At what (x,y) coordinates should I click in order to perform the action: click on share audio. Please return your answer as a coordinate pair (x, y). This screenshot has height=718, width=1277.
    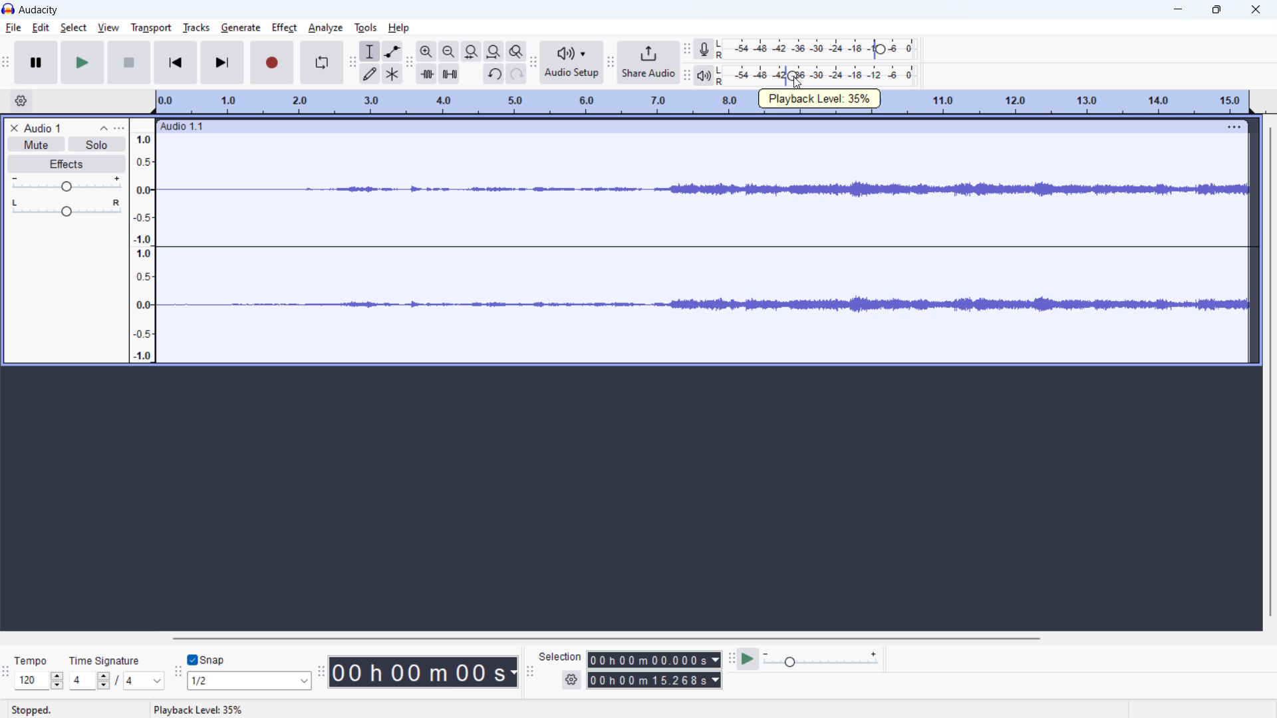
    Looking at the image, I should click on (648, 62).